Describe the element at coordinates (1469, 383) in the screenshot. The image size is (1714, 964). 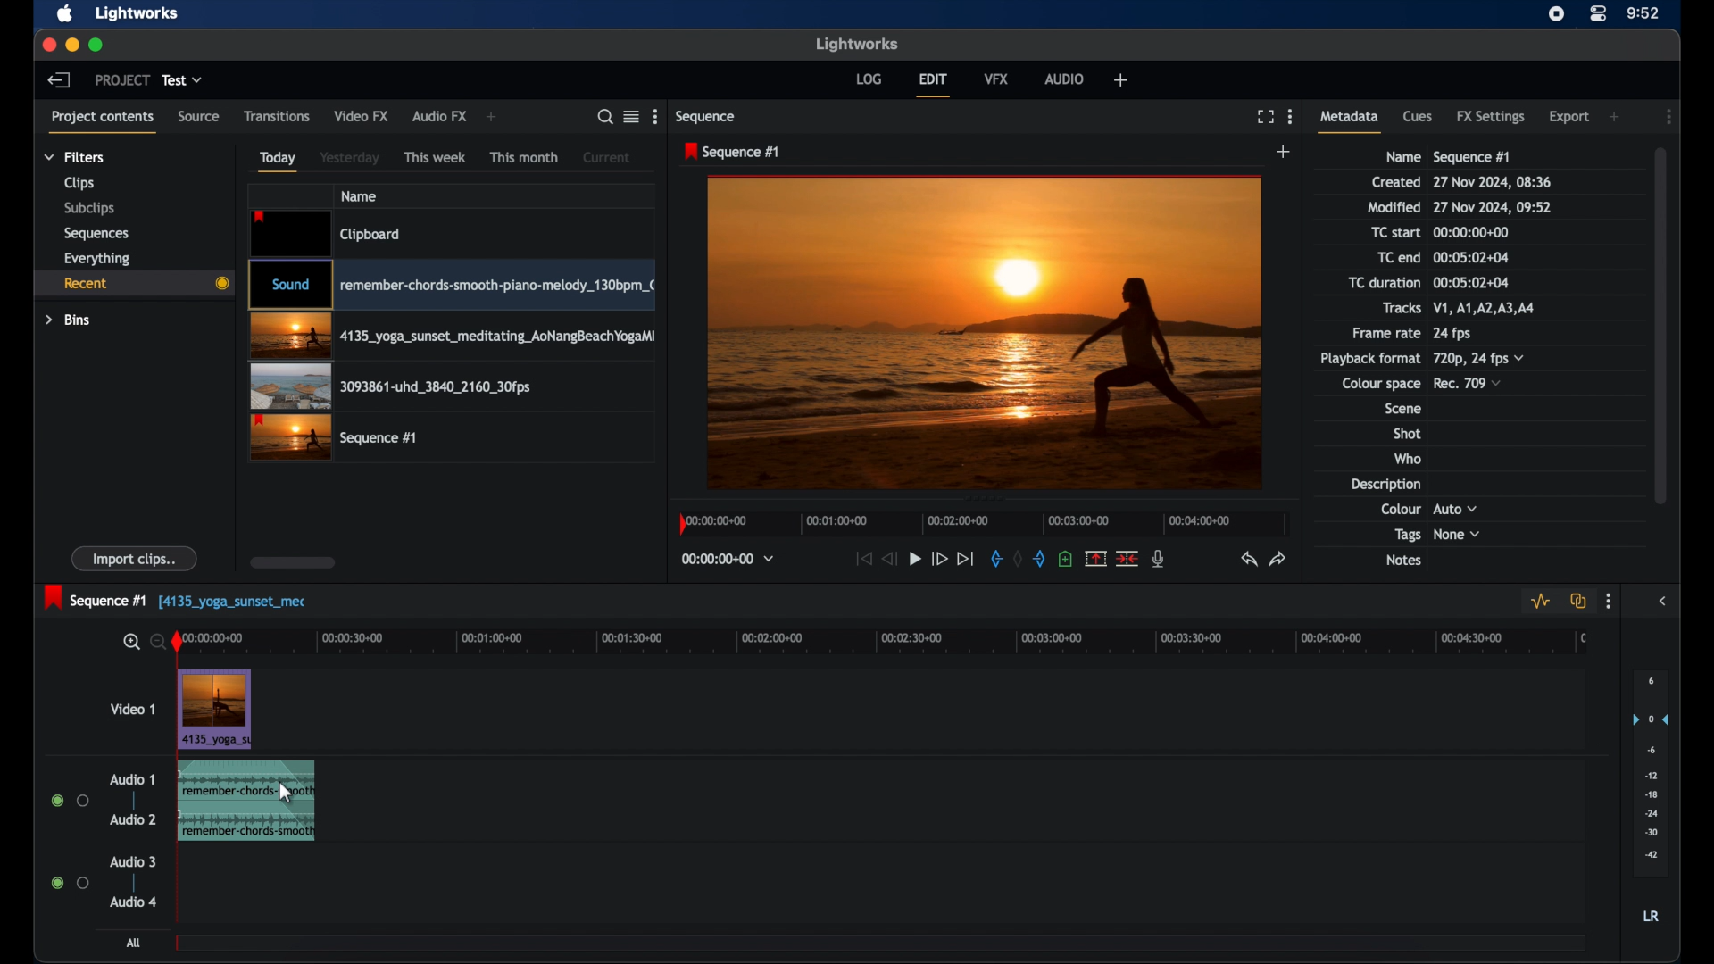
I see `rec709` at that location.